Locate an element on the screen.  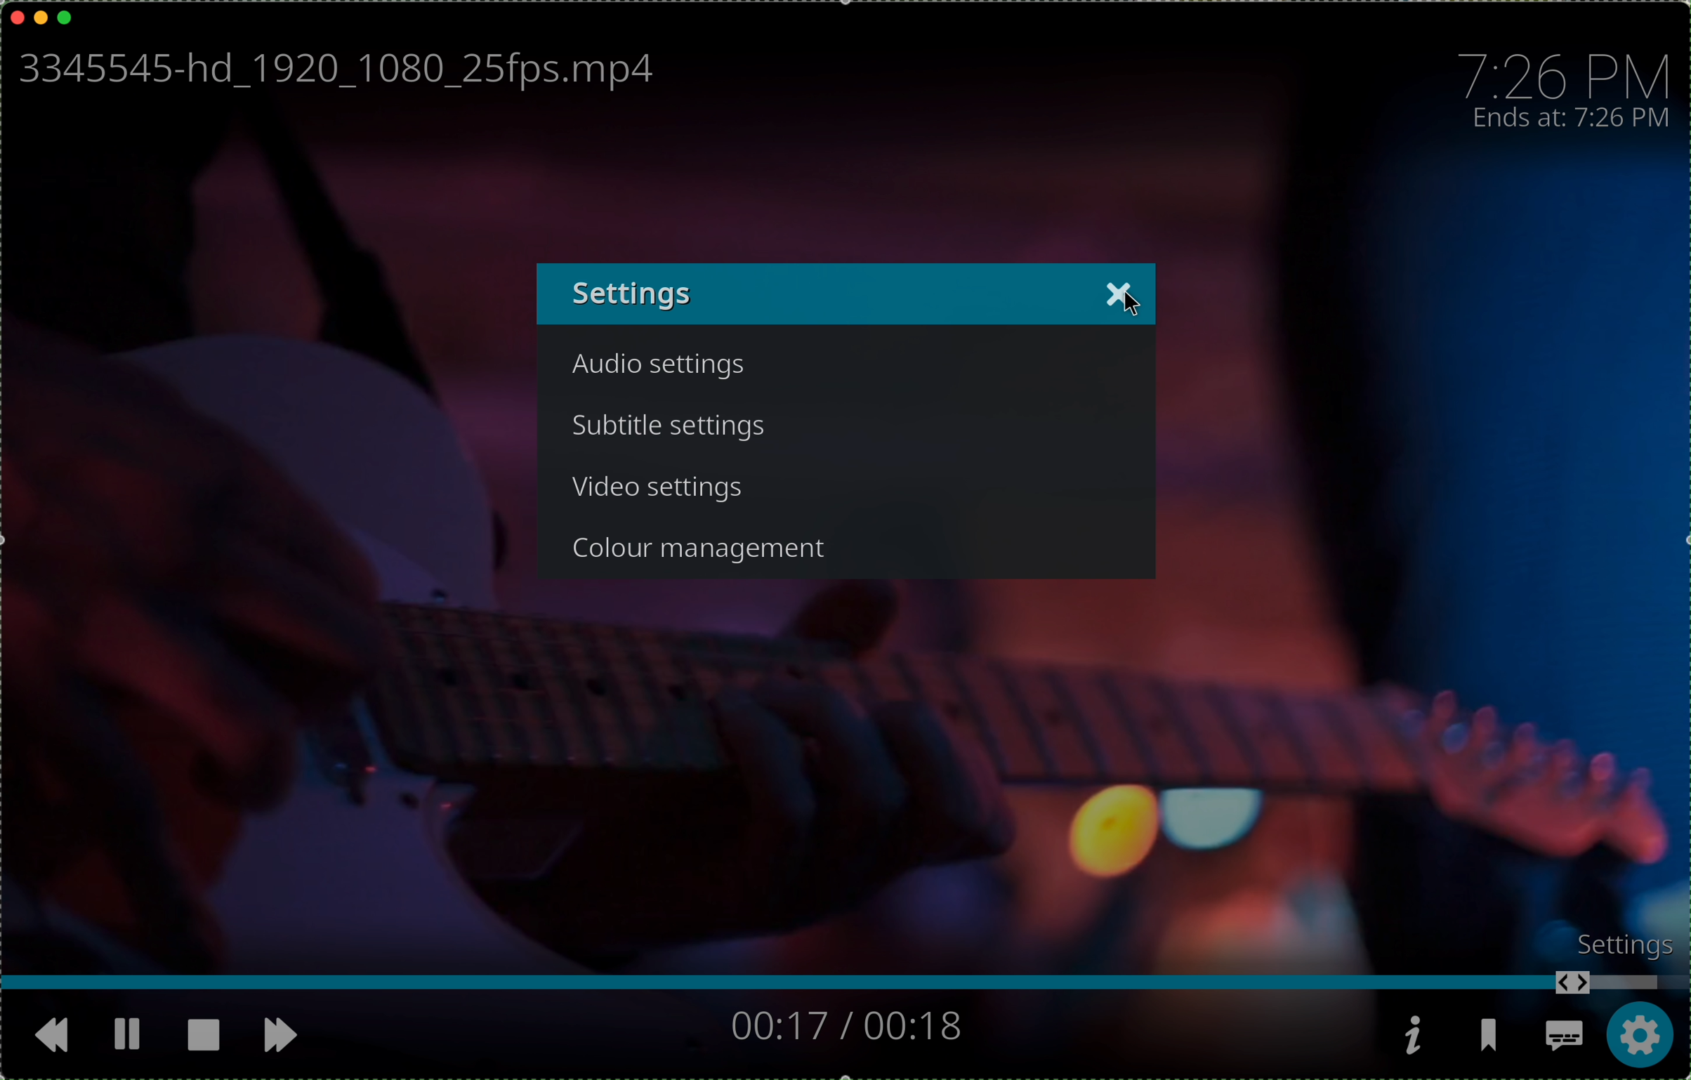
settings is located at coordinates (634, 294).